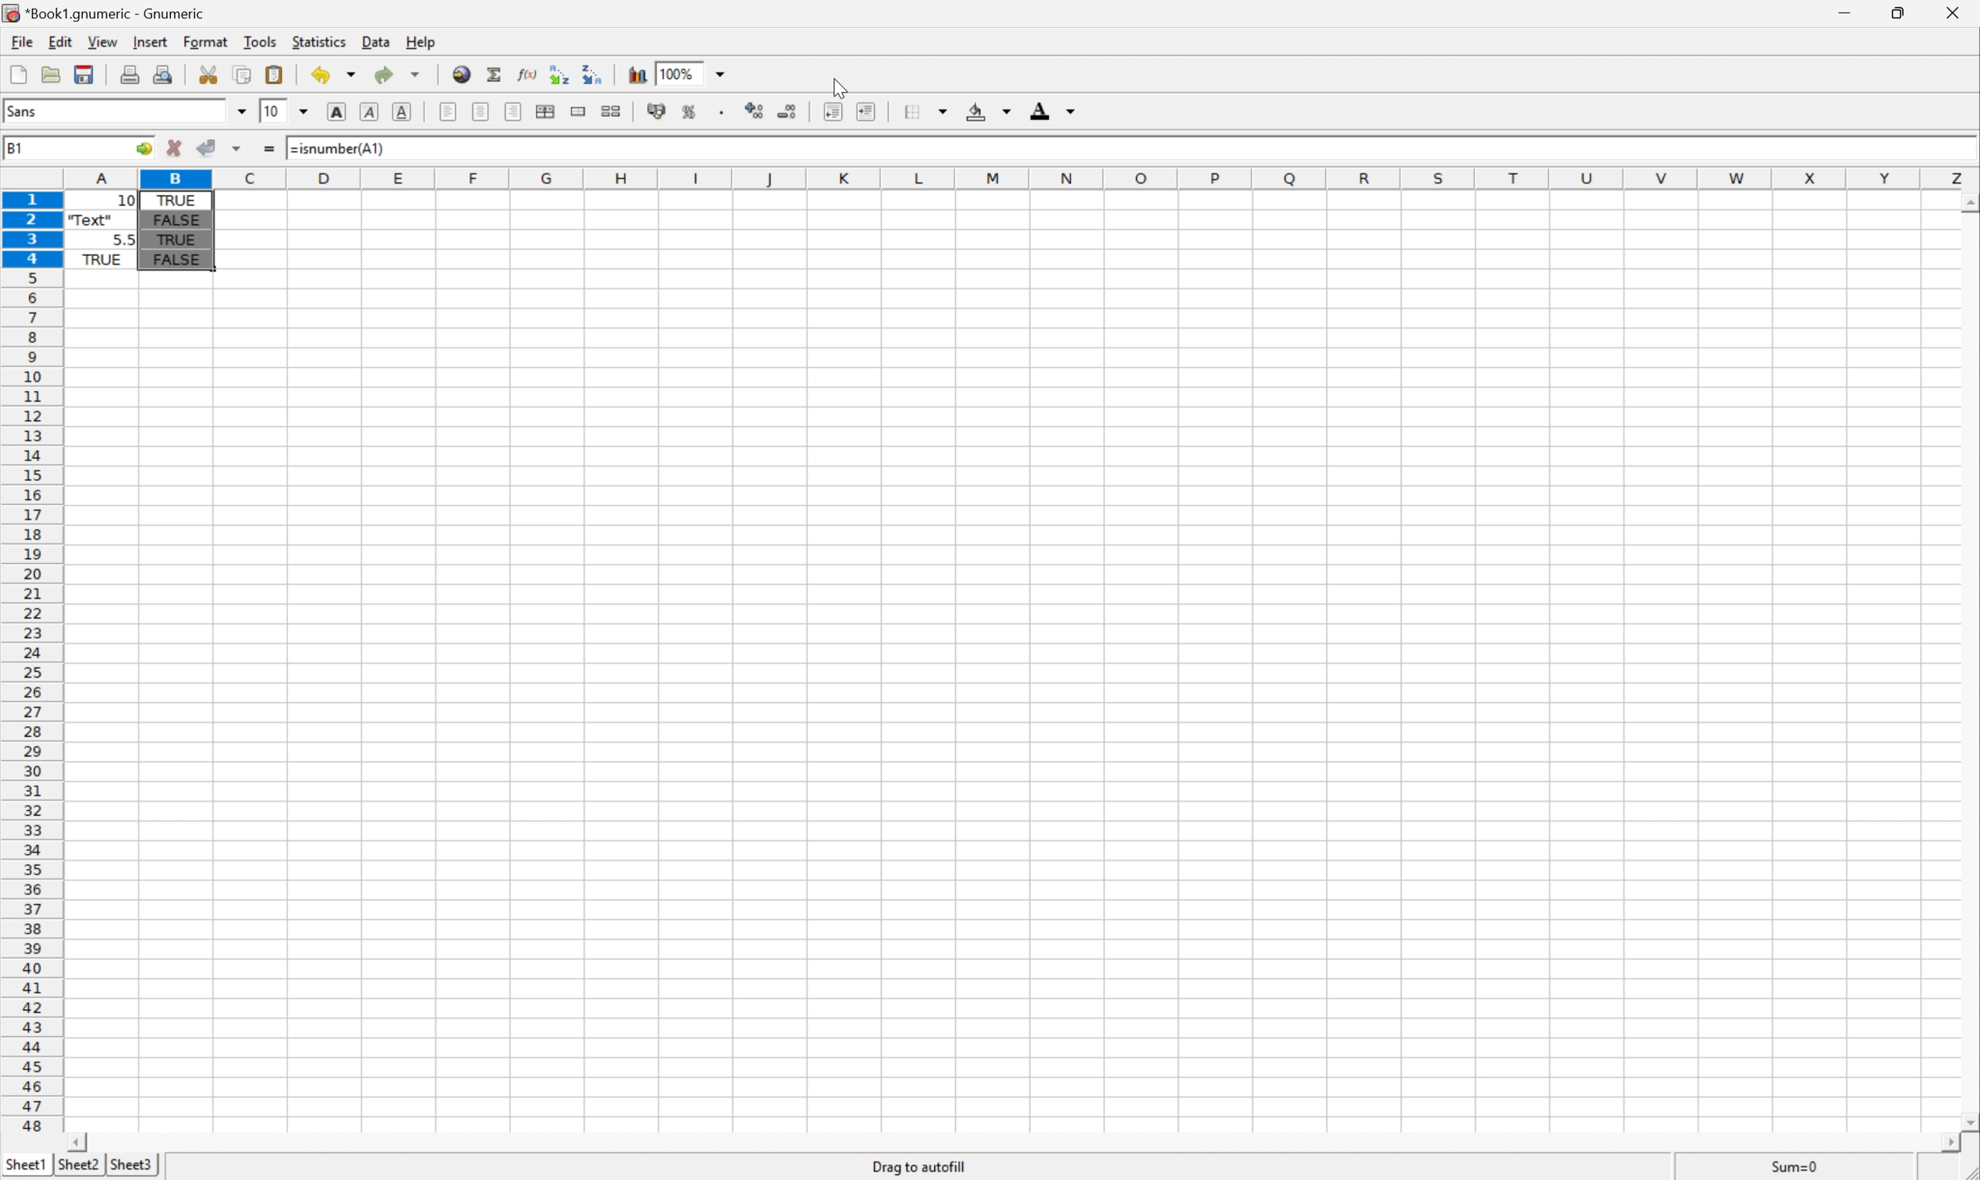 Image resolution: width=1980 pixels, height=1180 pixels. I want to click on =isnumber(A1), so click(336, 149).